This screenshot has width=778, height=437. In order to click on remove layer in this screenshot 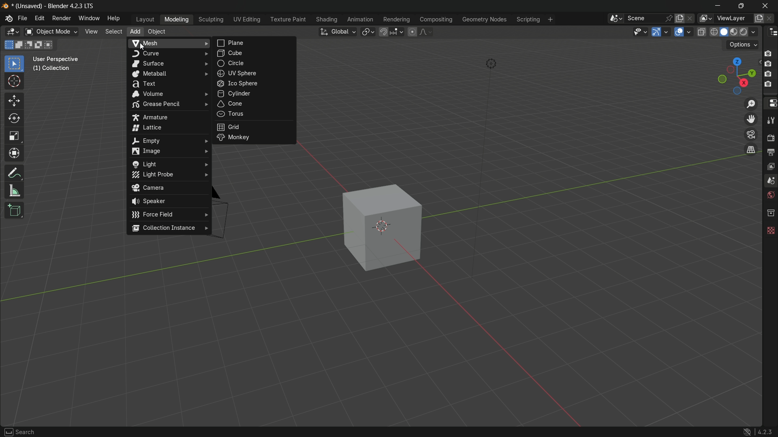, I will do `click(773, 19)`.